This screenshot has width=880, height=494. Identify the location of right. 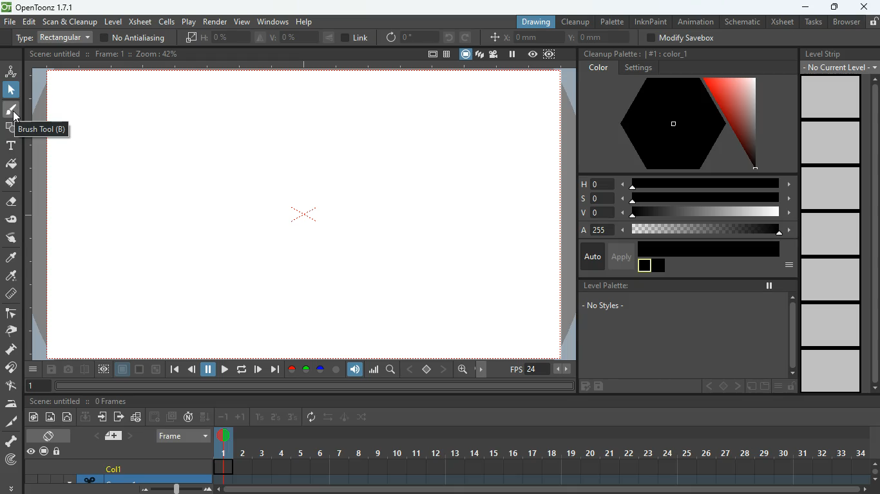
(737, 387).